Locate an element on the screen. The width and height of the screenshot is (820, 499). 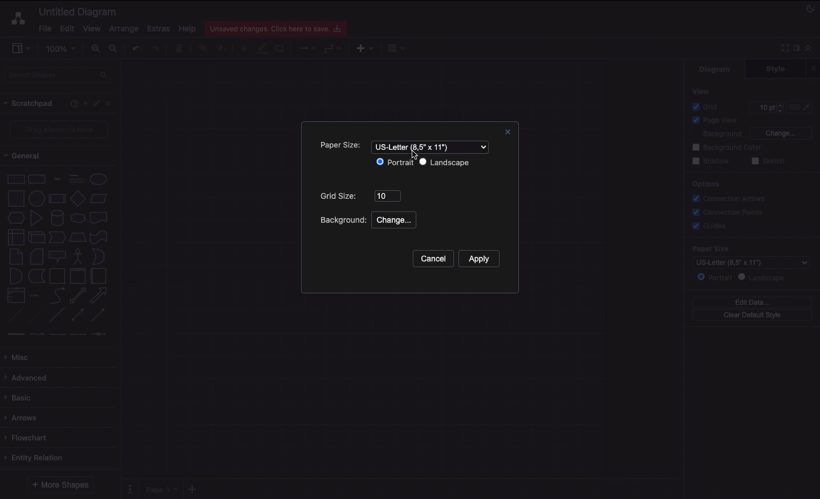
Arrange is located at coordinates (124, 29).